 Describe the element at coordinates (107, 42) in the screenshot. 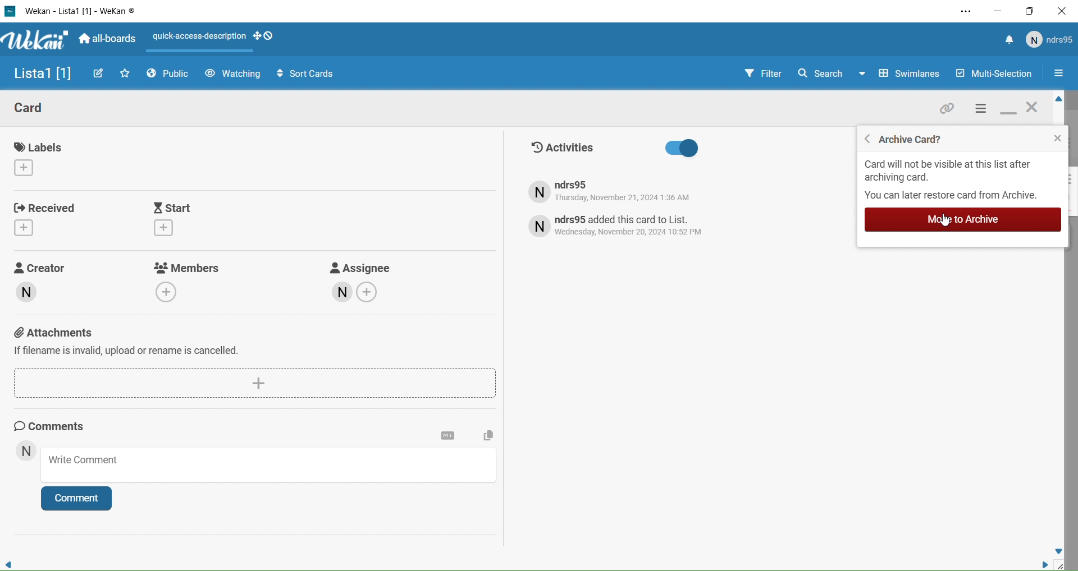

I see `Boards` at that location.